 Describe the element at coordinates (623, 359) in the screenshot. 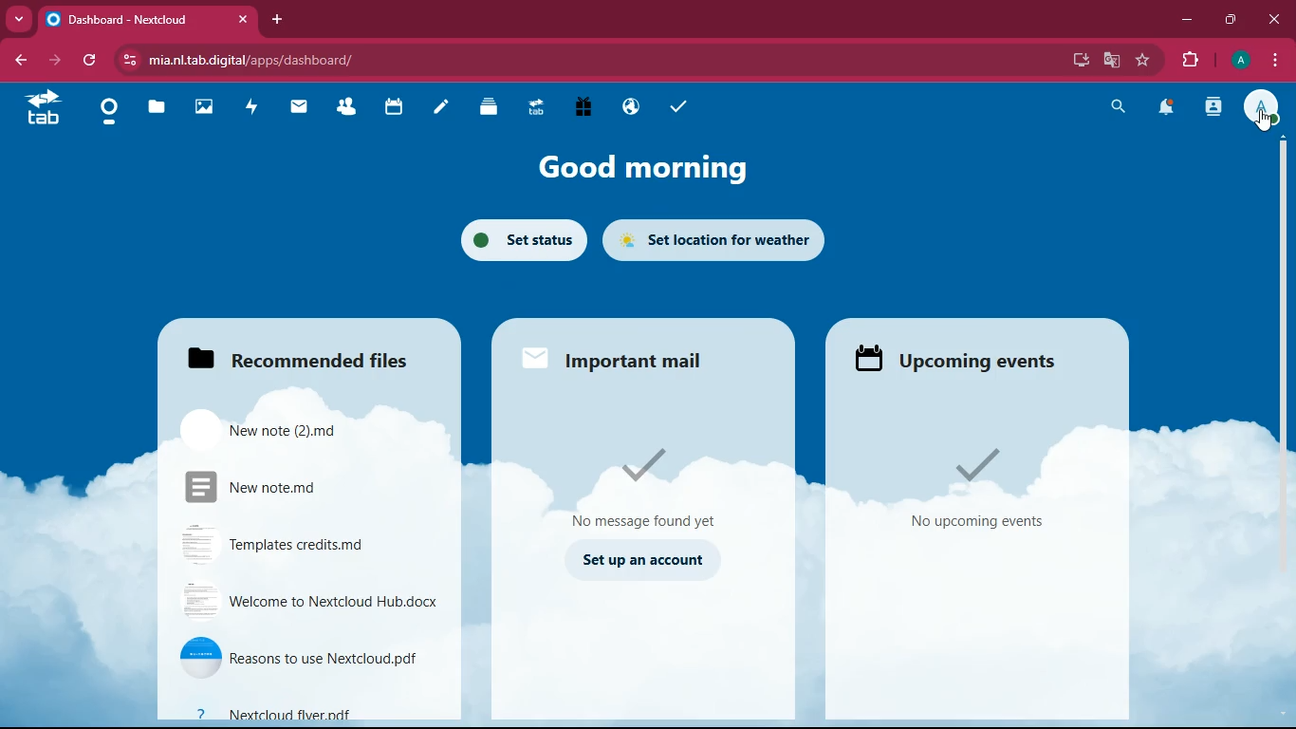

I see `mail` at that location.